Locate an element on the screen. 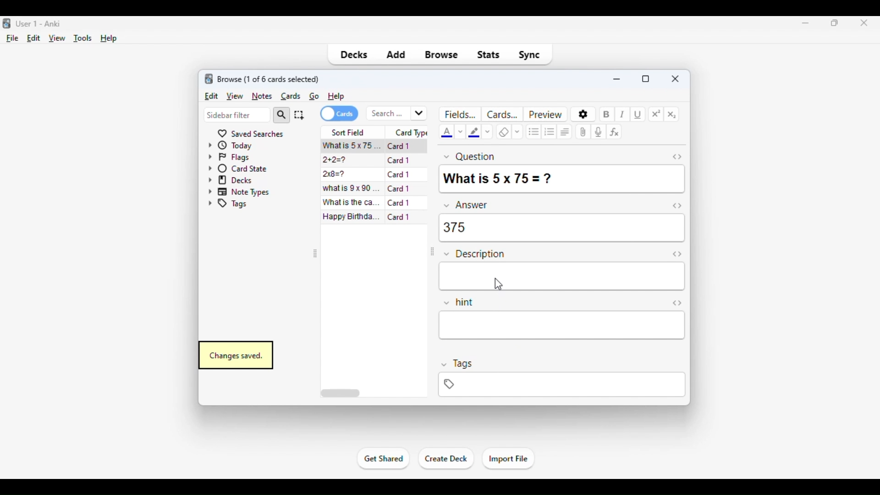 The width and height of the screenshot is (880, 495). add is located at coordinates (396, 55).